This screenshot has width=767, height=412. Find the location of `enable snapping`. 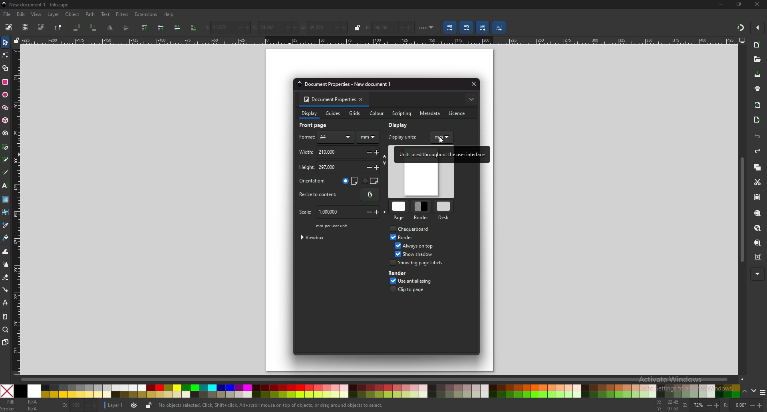

enable snapping is located at coordinates (756, 28).